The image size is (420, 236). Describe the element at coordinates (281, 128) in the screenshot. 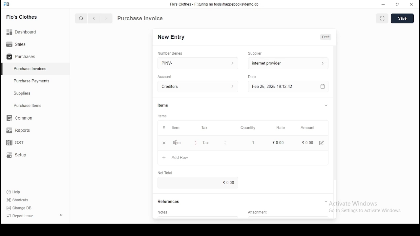

I see `Rate` at that location.